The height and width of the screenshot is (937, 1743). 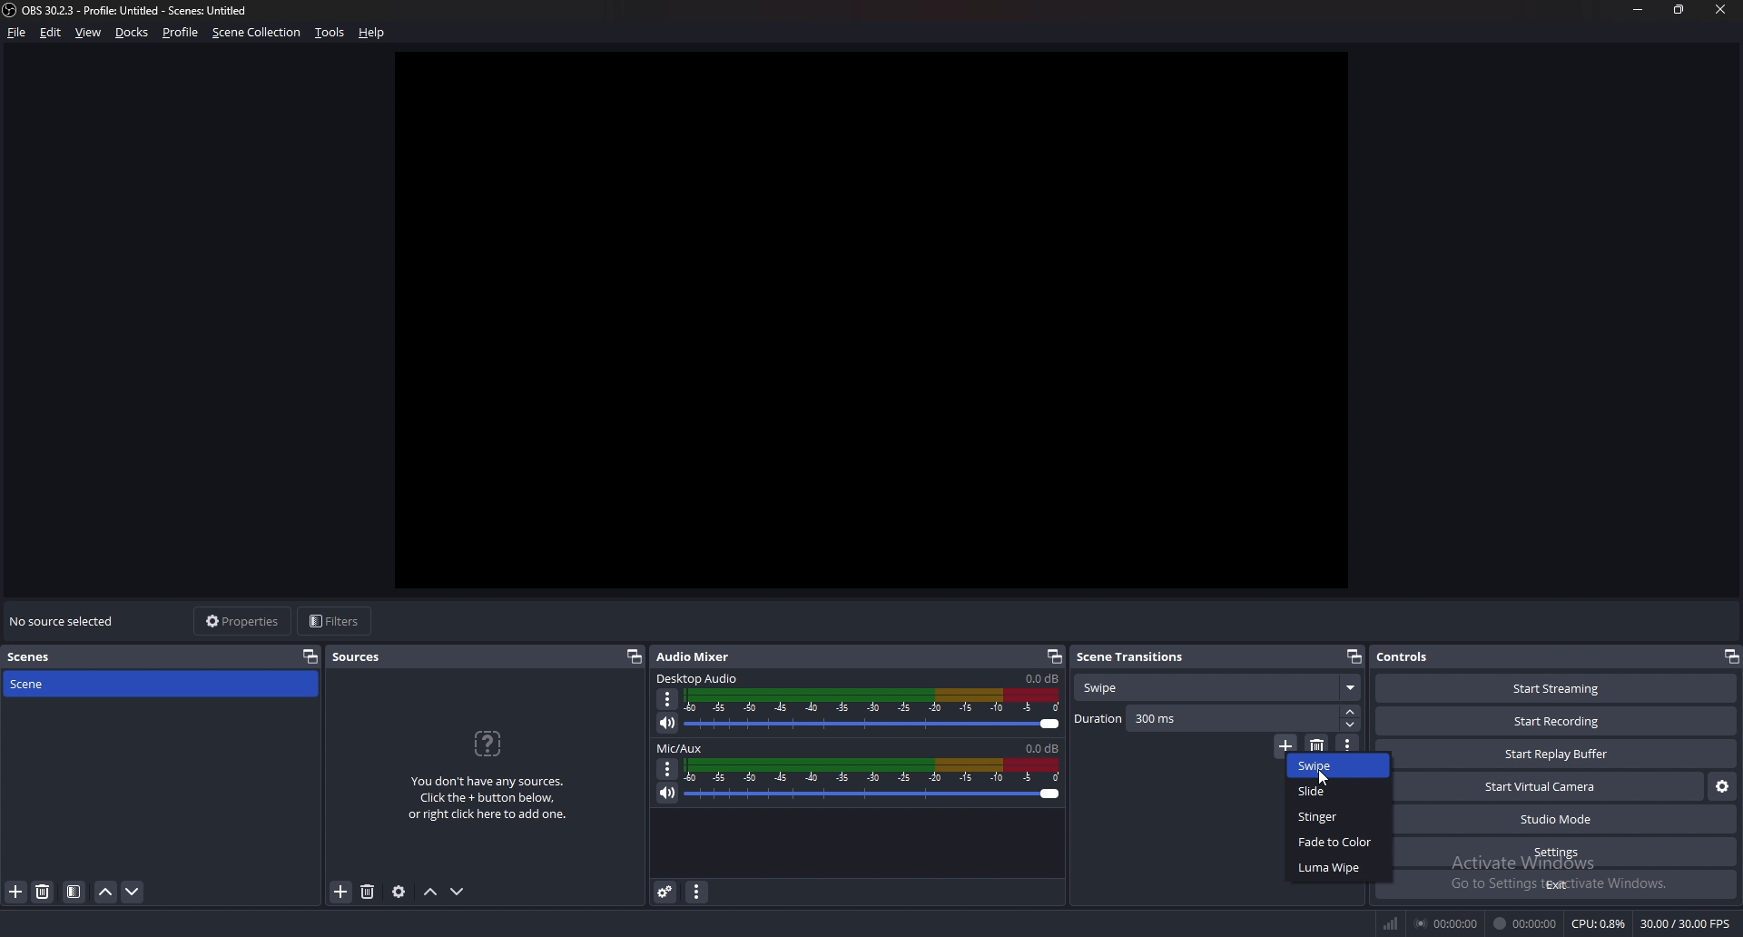 What do you see at coordinates (1718, 10) in the screenshot?
I see `close` at bounding box center [1718, 10].